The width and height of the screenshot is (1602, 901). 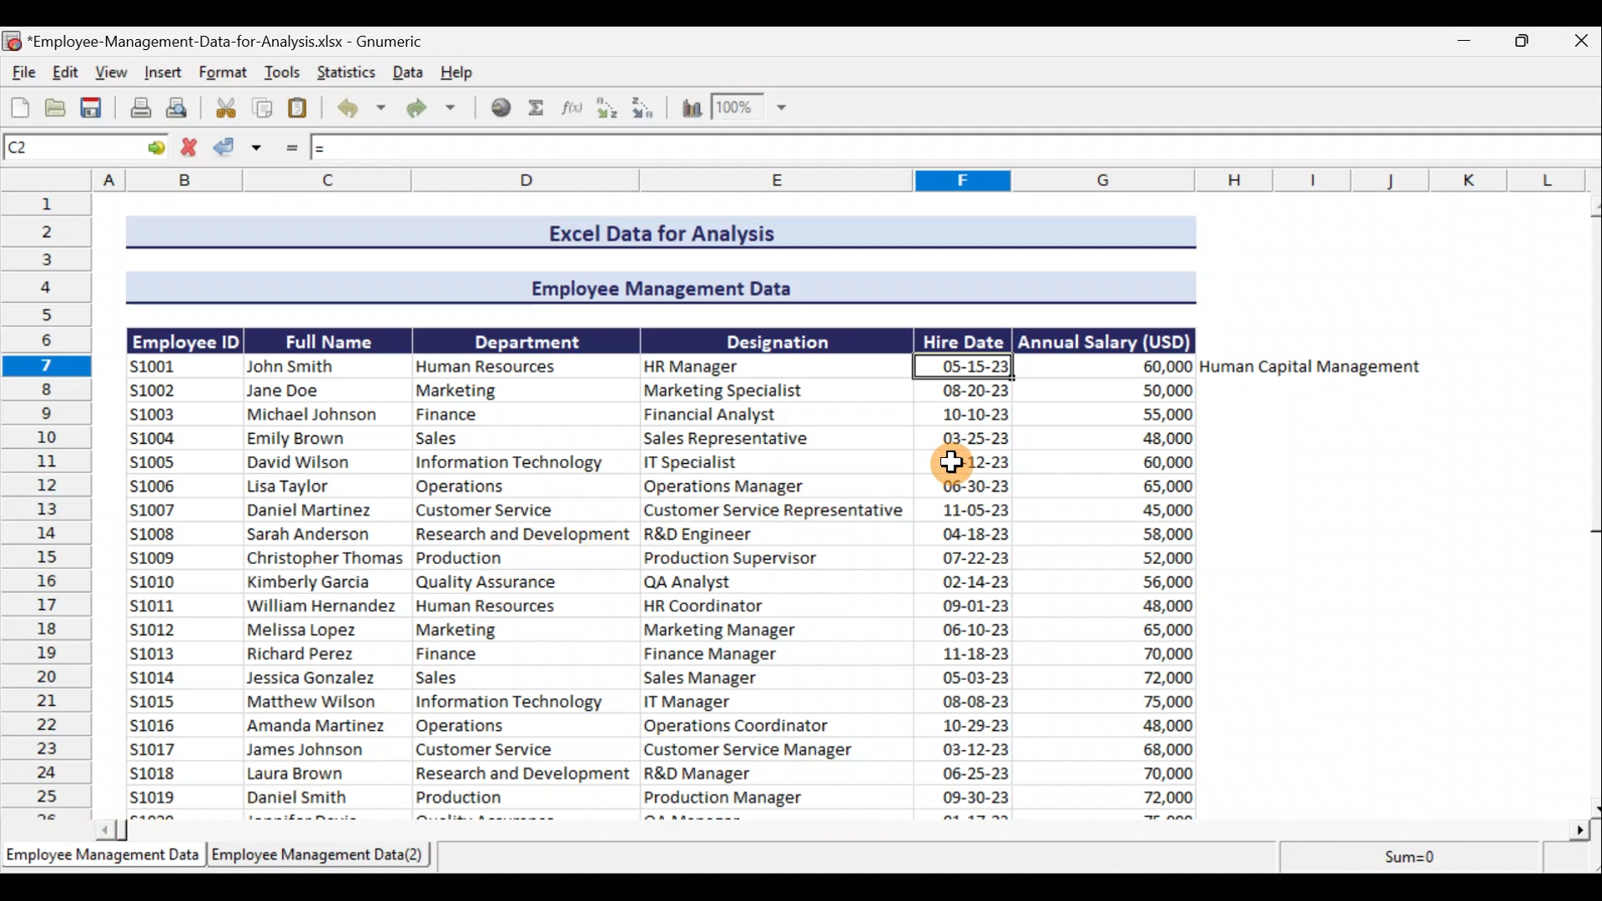 What do you see at coordinates (406, 75) in the screenshot?
I see `Data` at bounding box center [406, 75].